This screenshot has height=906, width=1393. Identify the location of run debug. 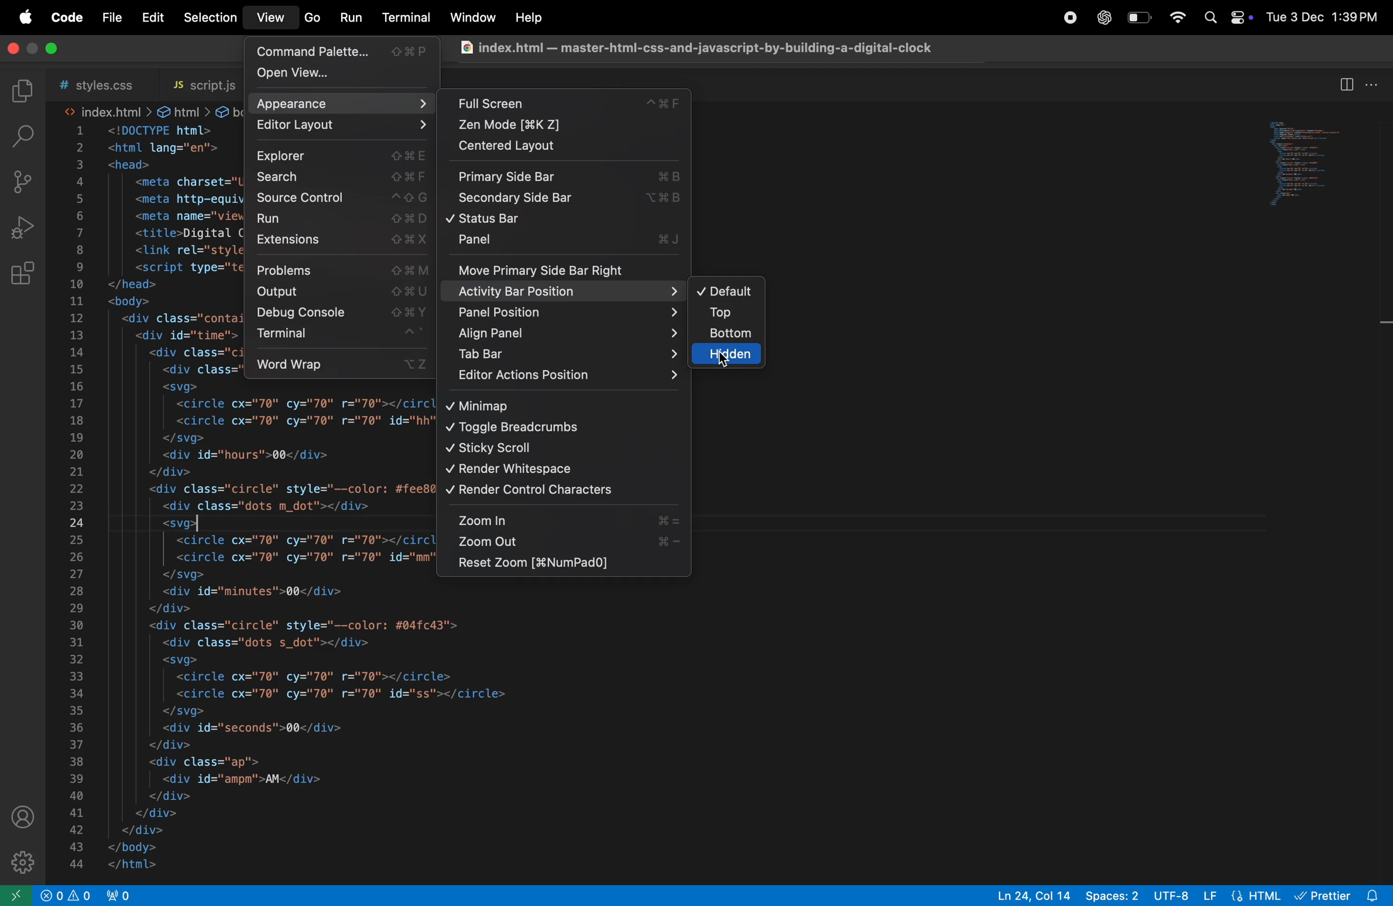
(24, 228).